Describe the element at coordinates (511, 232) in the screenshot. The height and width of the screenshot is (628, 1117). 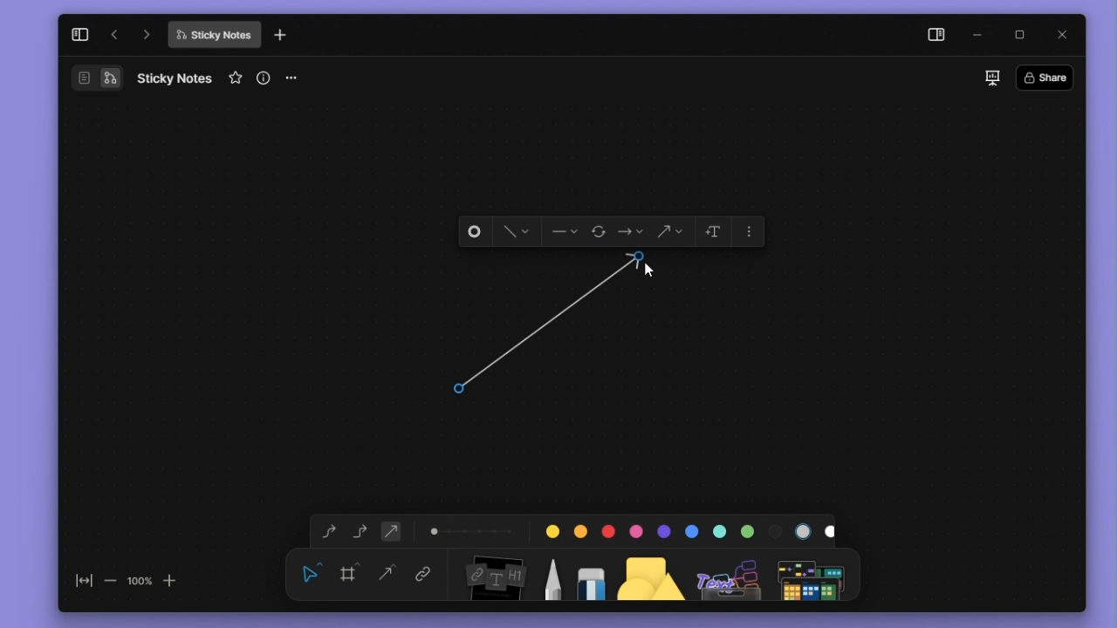
I see `style` at that location.